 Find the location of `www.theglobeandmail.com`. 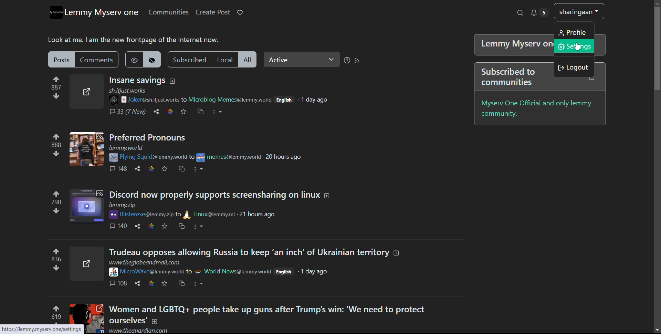

www.theglobeandmail.com is located at coordinates (145, 263).